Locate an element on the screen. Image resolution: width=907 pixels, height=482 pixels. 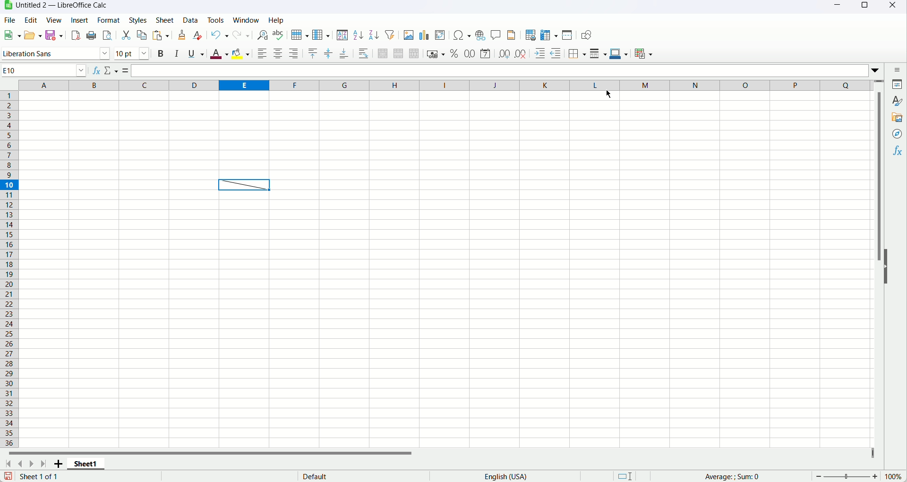
Define print area is located at coordinates (531, 34).